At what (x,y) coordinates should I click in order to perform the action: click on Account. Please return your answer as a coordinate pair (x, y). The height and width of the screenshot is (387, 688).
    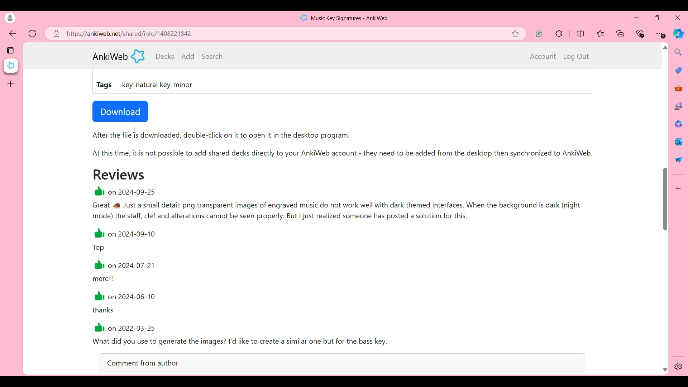
    Looking at the image, I should click on (543, 57).